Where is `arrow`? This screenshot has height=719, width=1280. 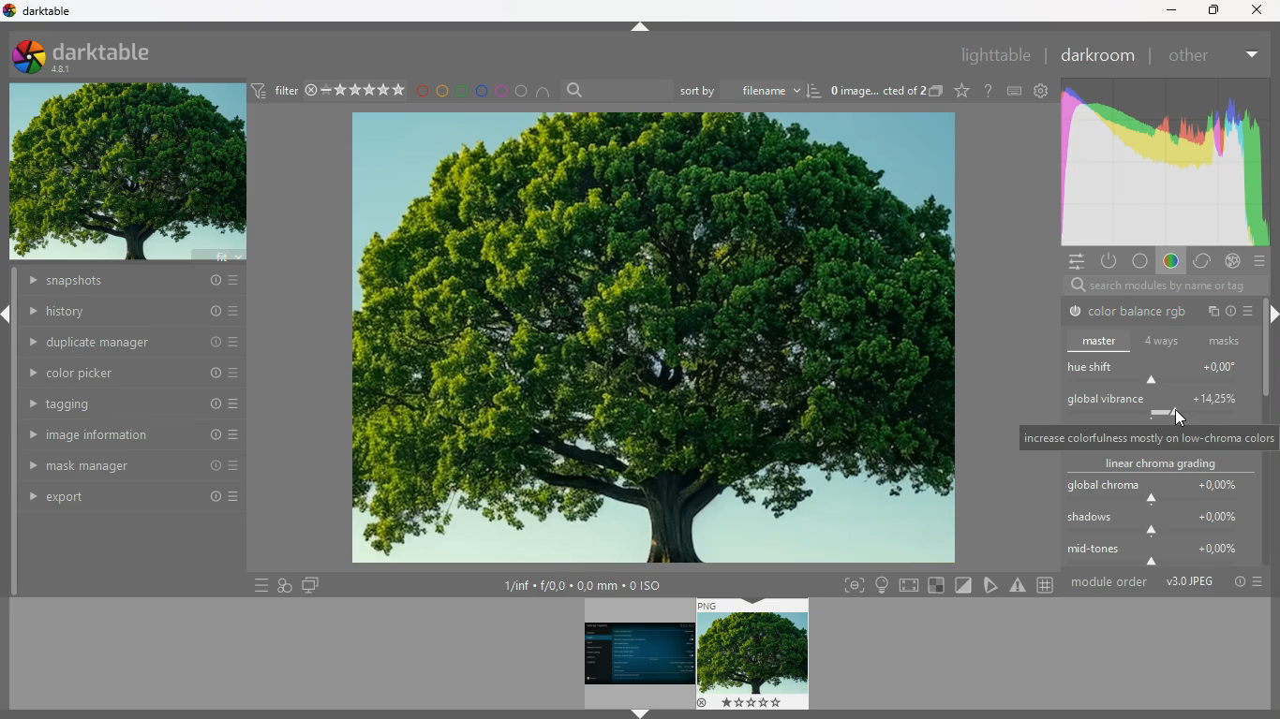 arrow is located at coordinates (641, 27).